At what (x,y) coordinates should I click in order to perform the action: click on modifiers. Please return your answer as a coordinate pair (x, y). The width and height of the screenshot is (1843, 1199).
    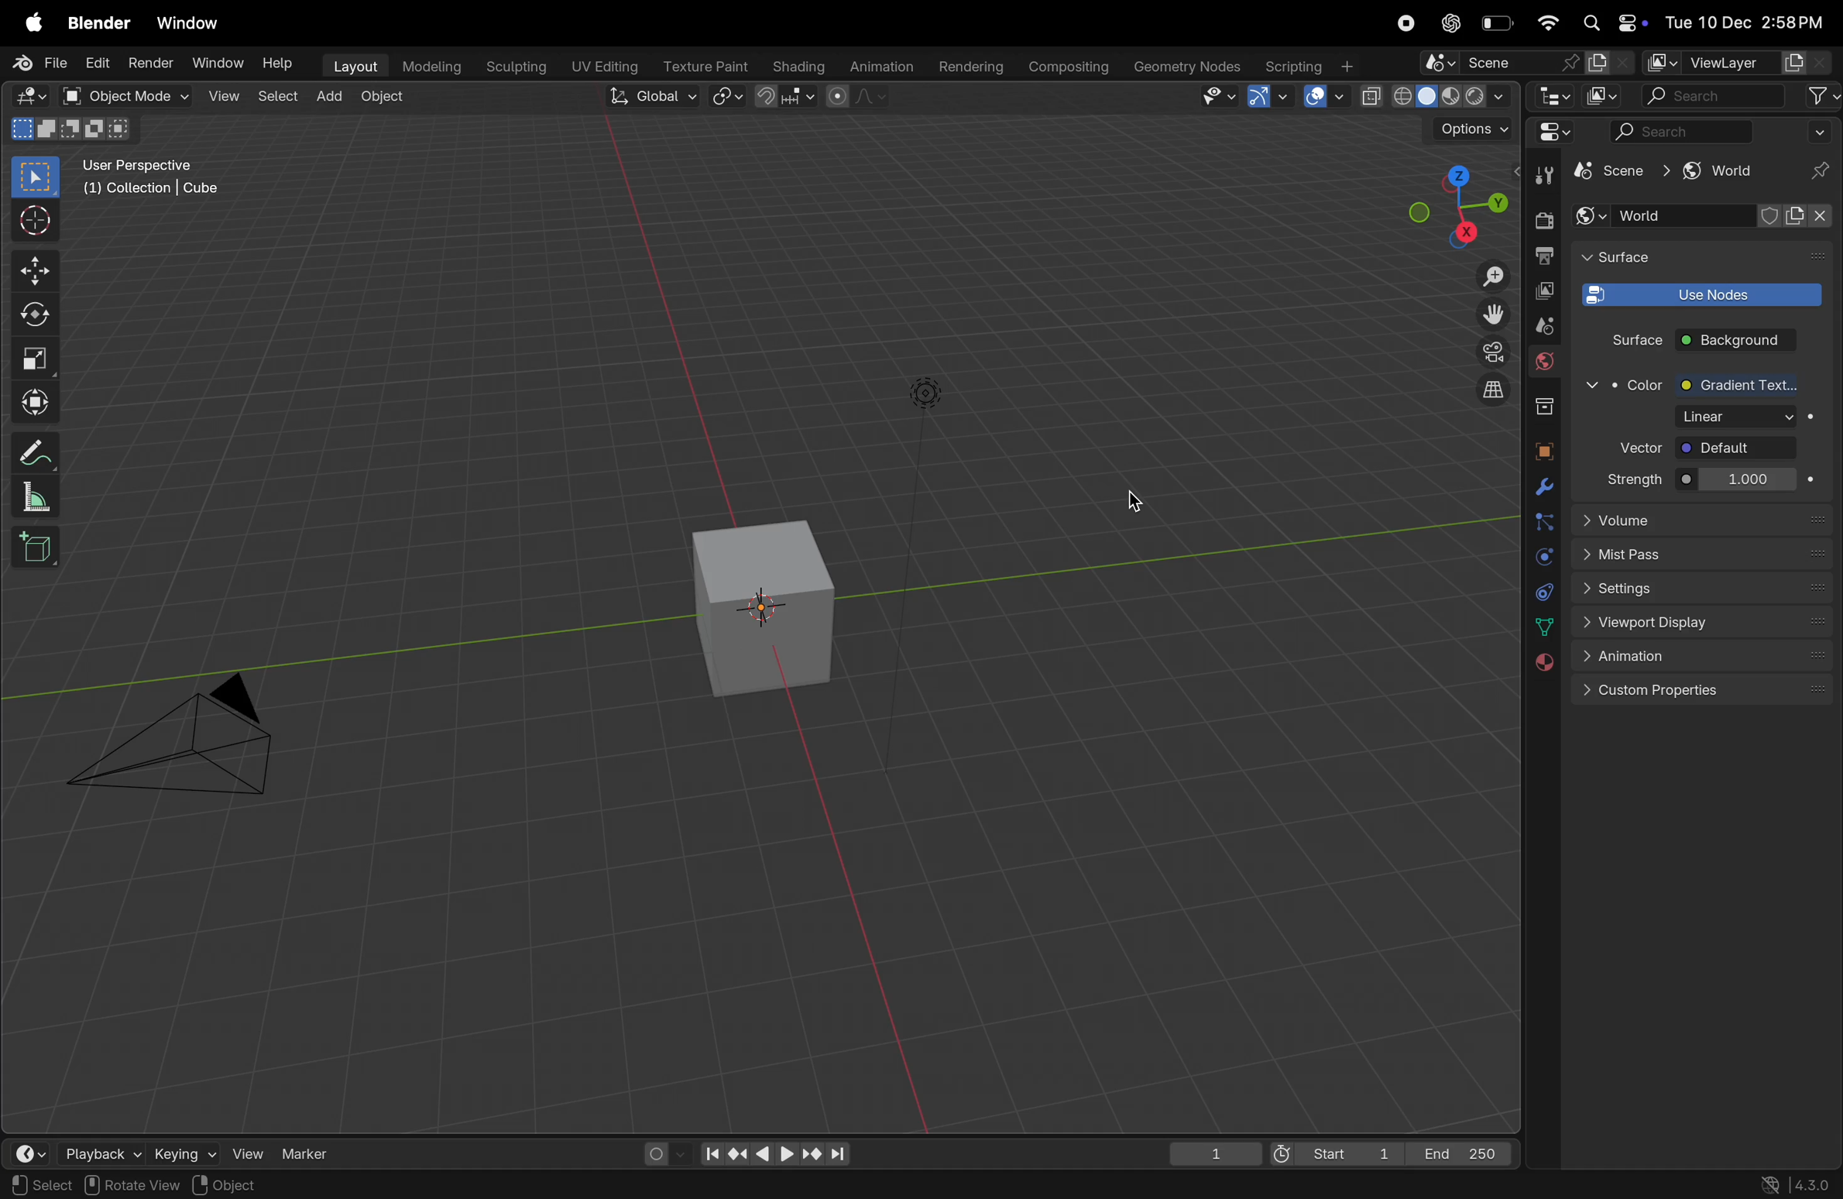
    Looking at the image, I should click on (1543, 487).